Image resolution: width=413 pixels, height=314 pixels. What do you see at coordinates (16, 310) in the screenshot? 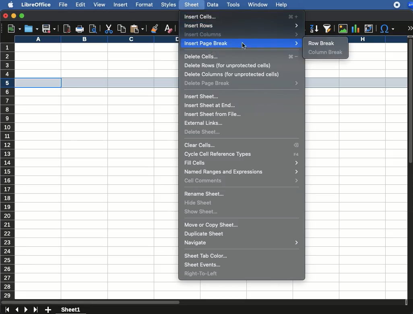
I see `previous sheet` at bounding box center [16, 310].